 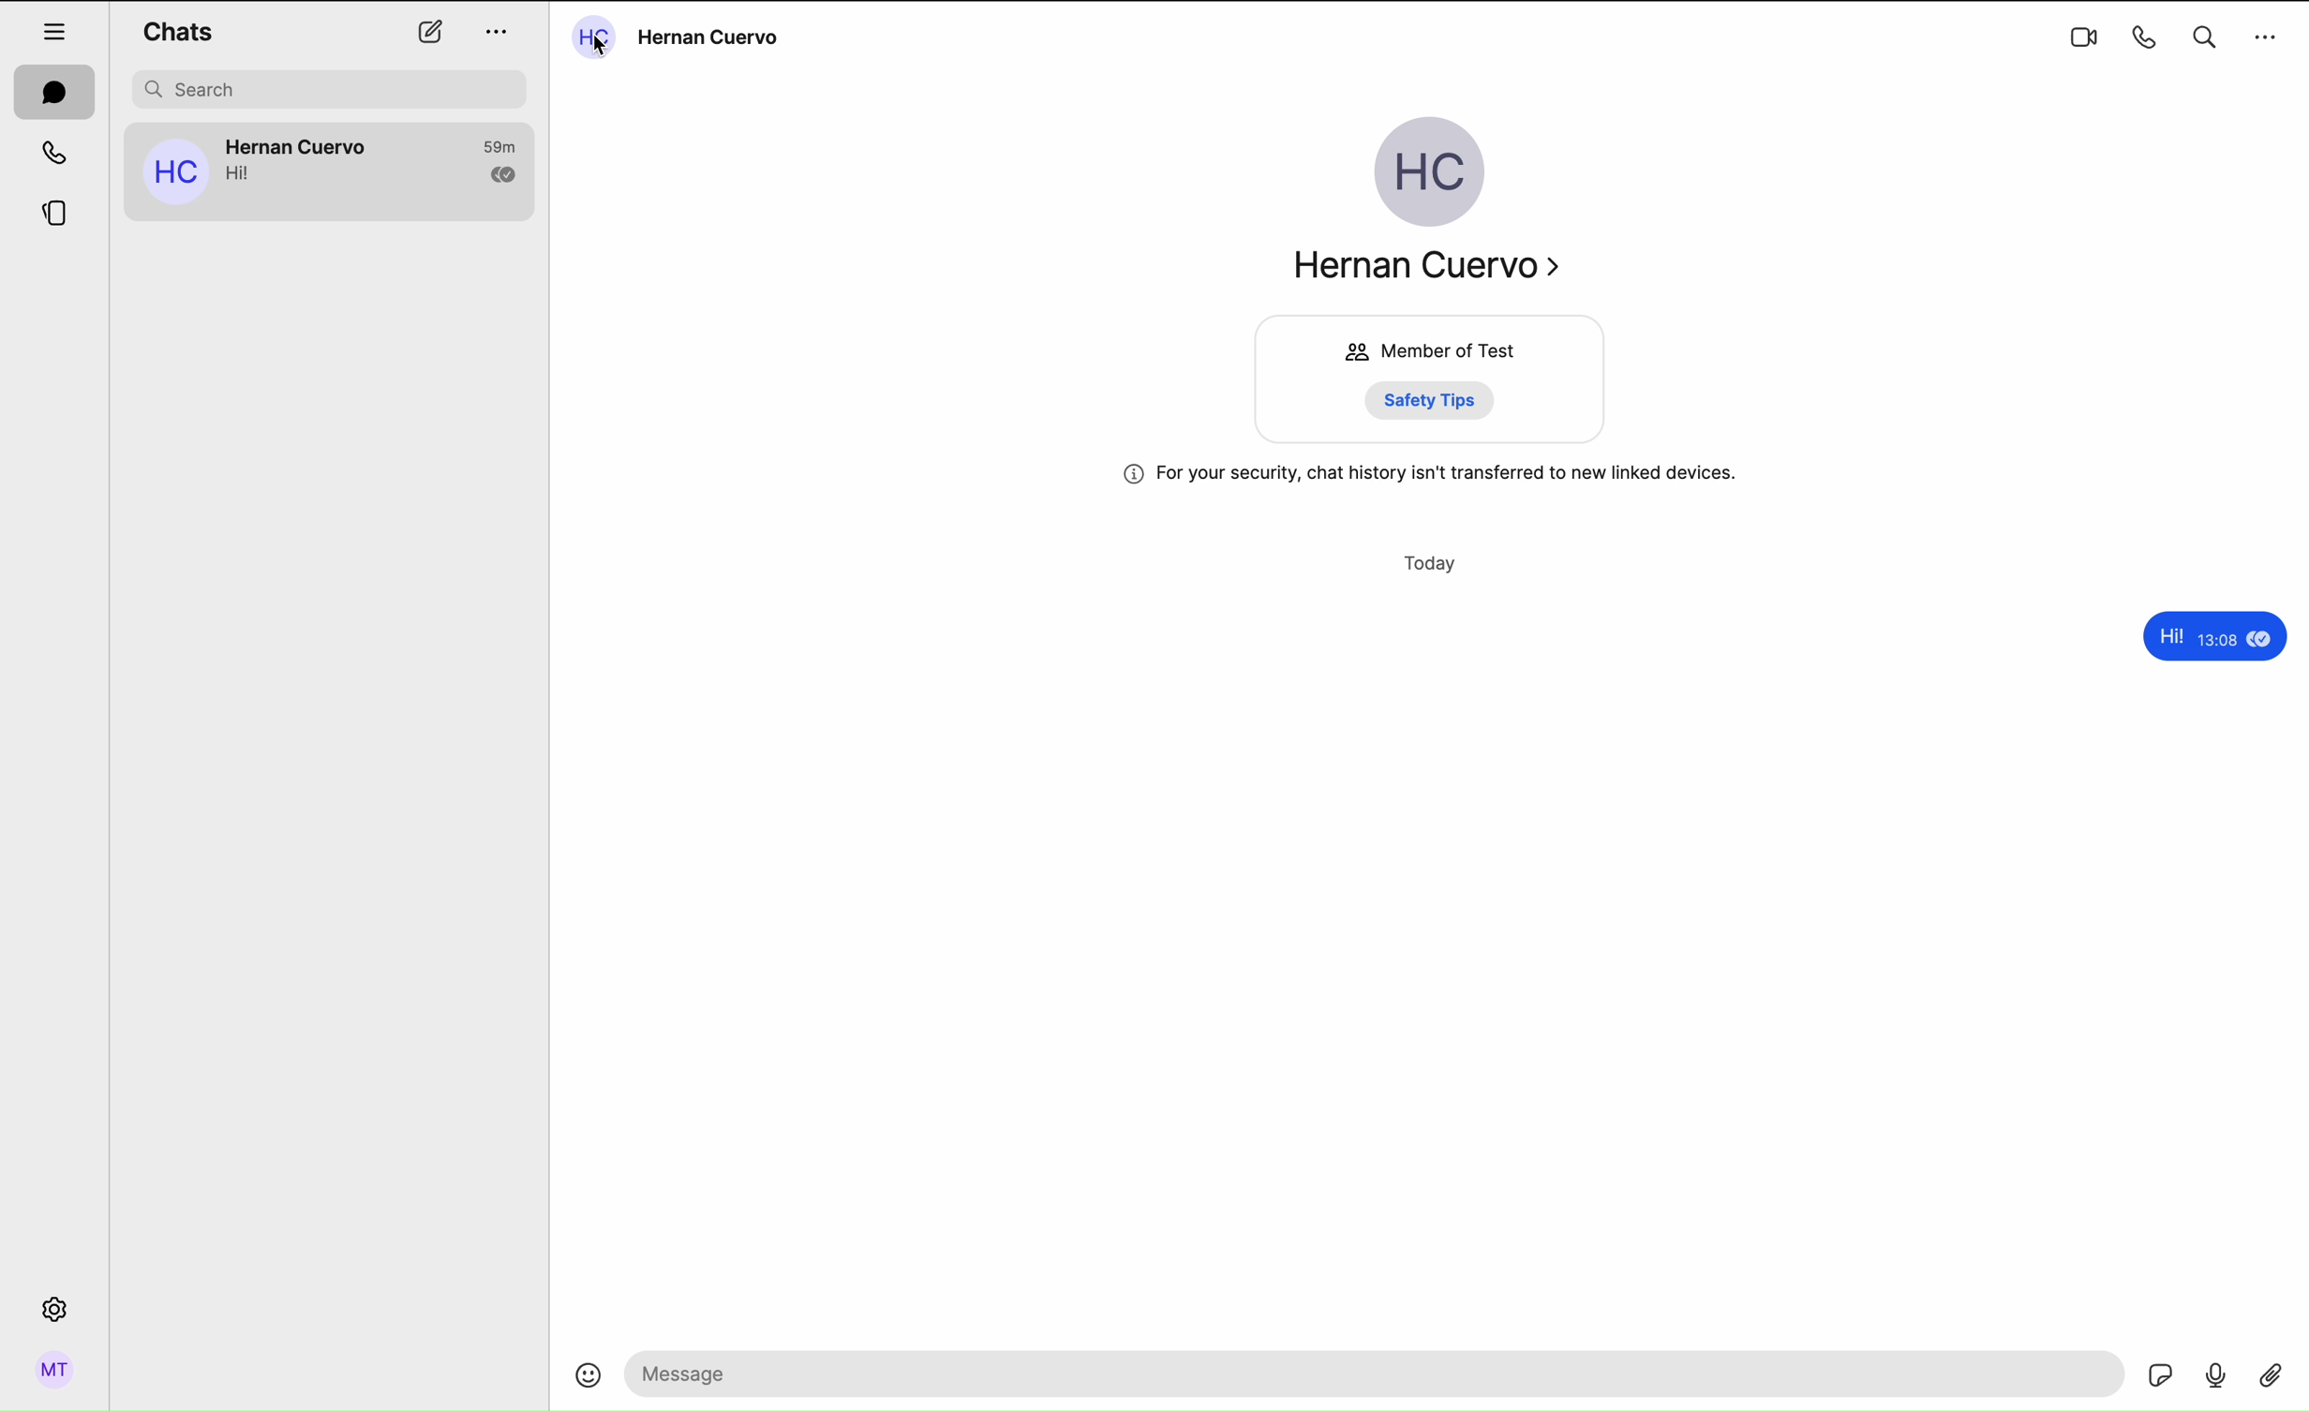 I want to click on member of Test group, so click(x=1427, y=379).